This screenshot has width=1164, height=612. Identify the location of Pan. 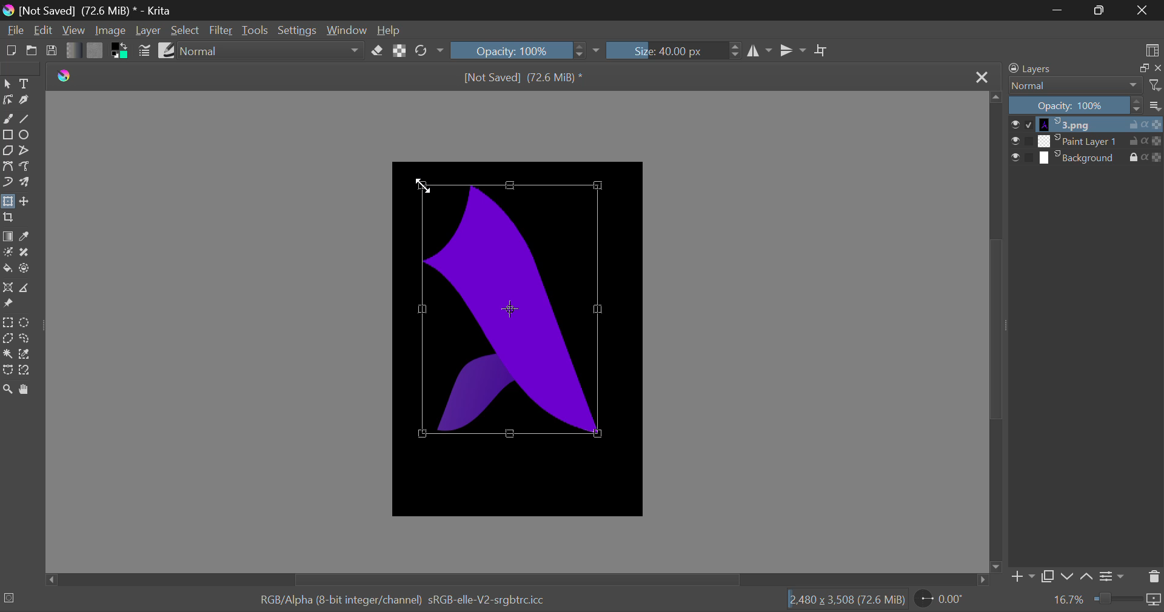
(28, 388).